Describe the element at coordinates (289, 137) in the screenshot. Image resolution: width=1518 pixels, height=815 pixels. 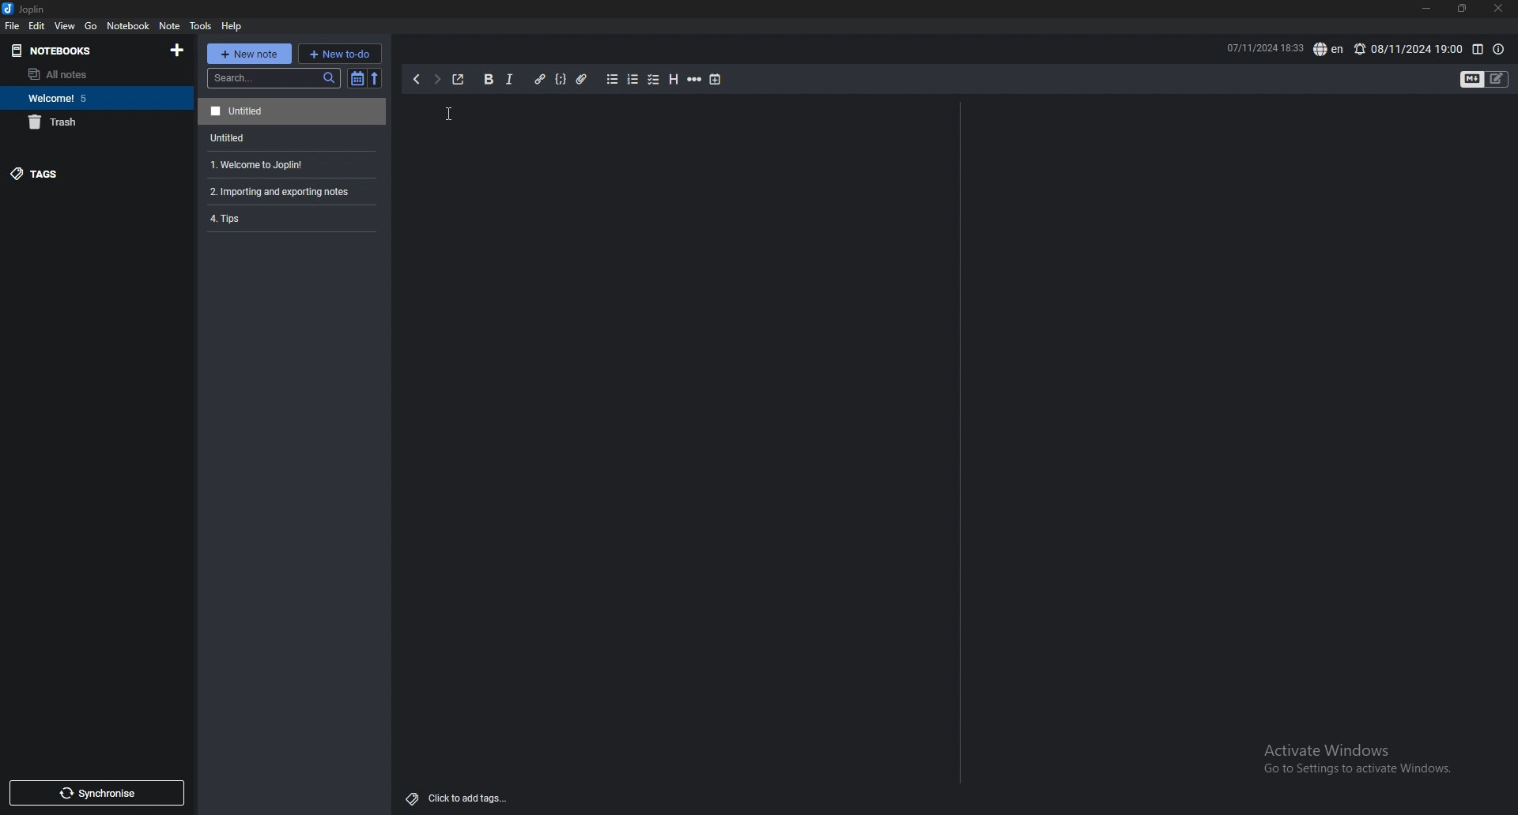
I see `Untitled` at that location.